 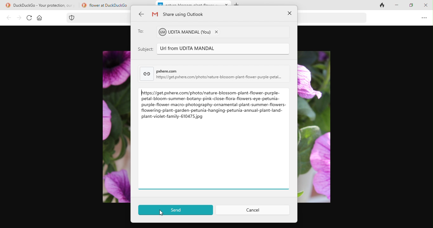 What do you see at coordinates (424, 18) in the screenshot?
I see `option` at bounding box center [424, 18].